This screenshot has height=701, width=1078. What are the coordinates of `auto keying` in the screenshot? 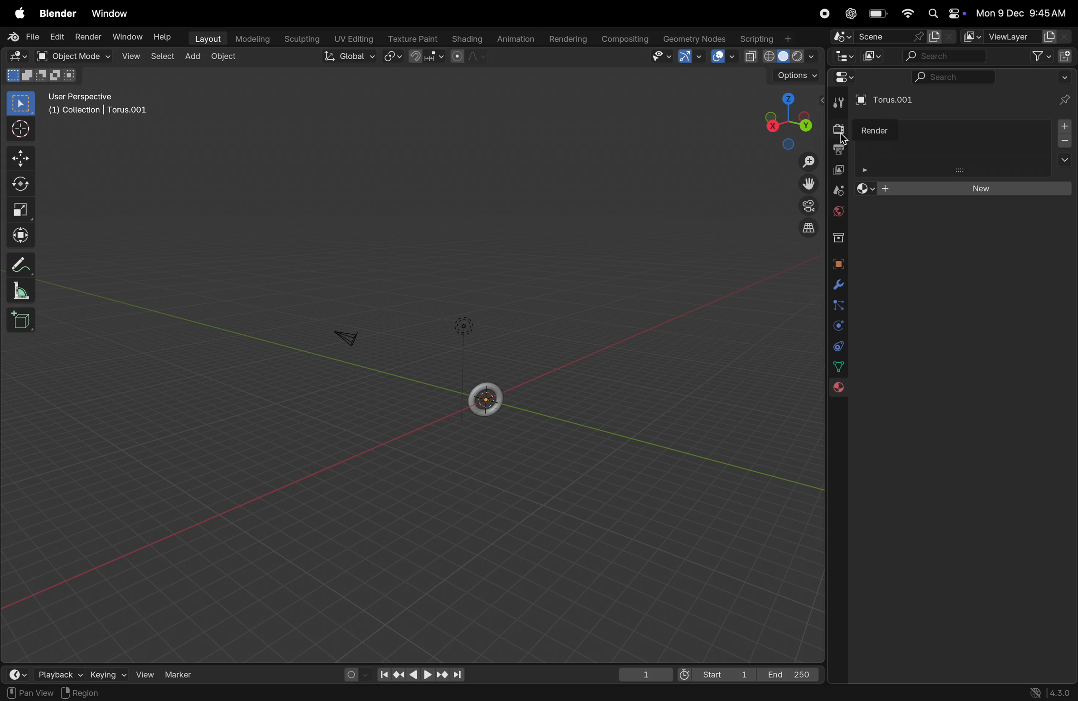 It's located at (351, 673).